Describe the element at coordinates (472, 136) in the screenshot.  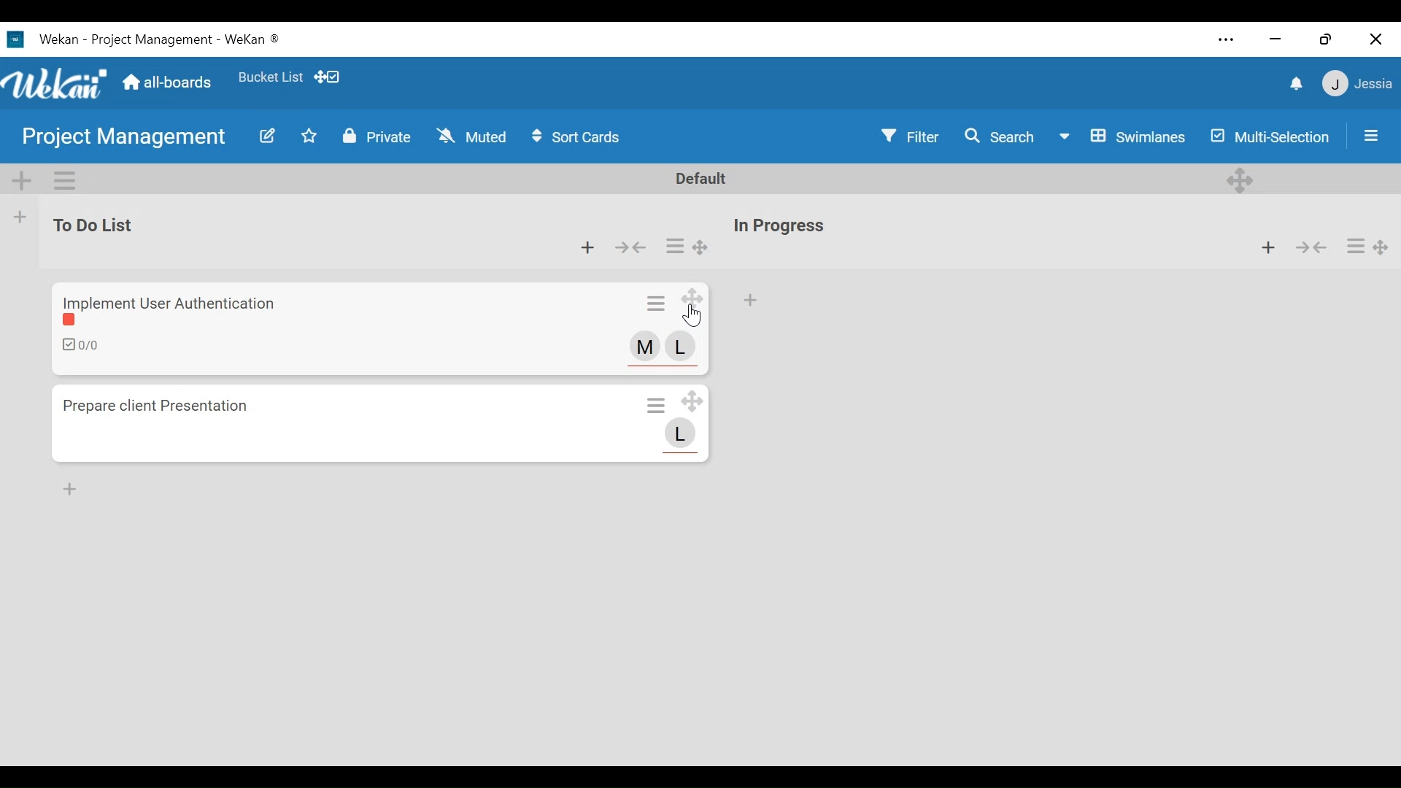
I see `Muted` at that location.